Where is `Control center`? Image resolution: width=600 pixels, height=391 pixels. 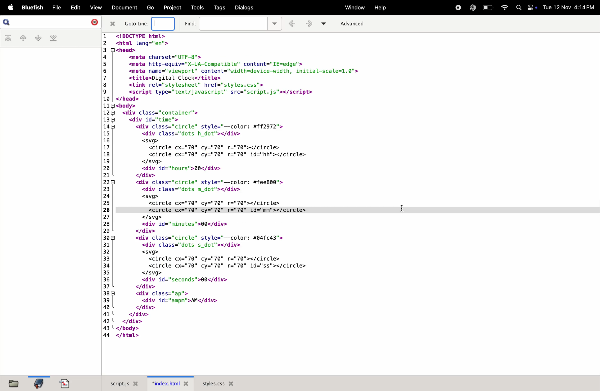 Control center is located at coordinates (533, 8).